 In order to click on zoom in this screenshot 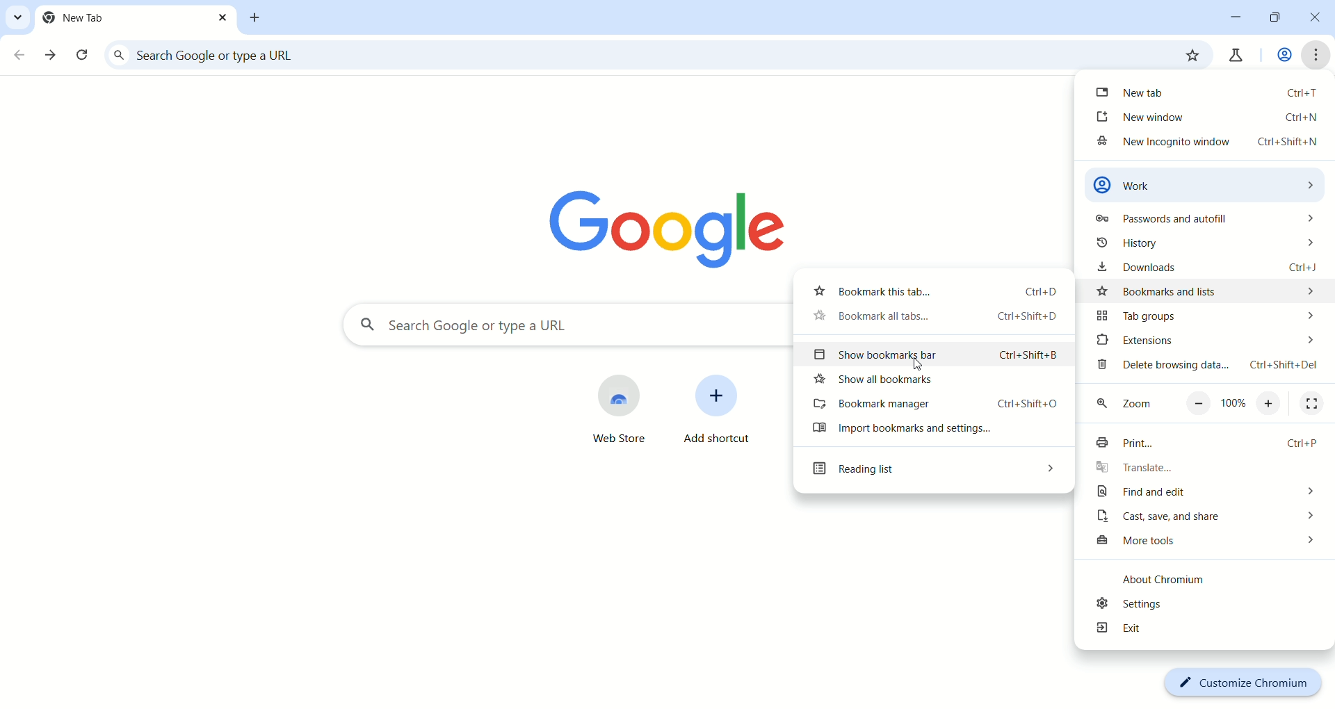, I will do `click(1209, 405)`.